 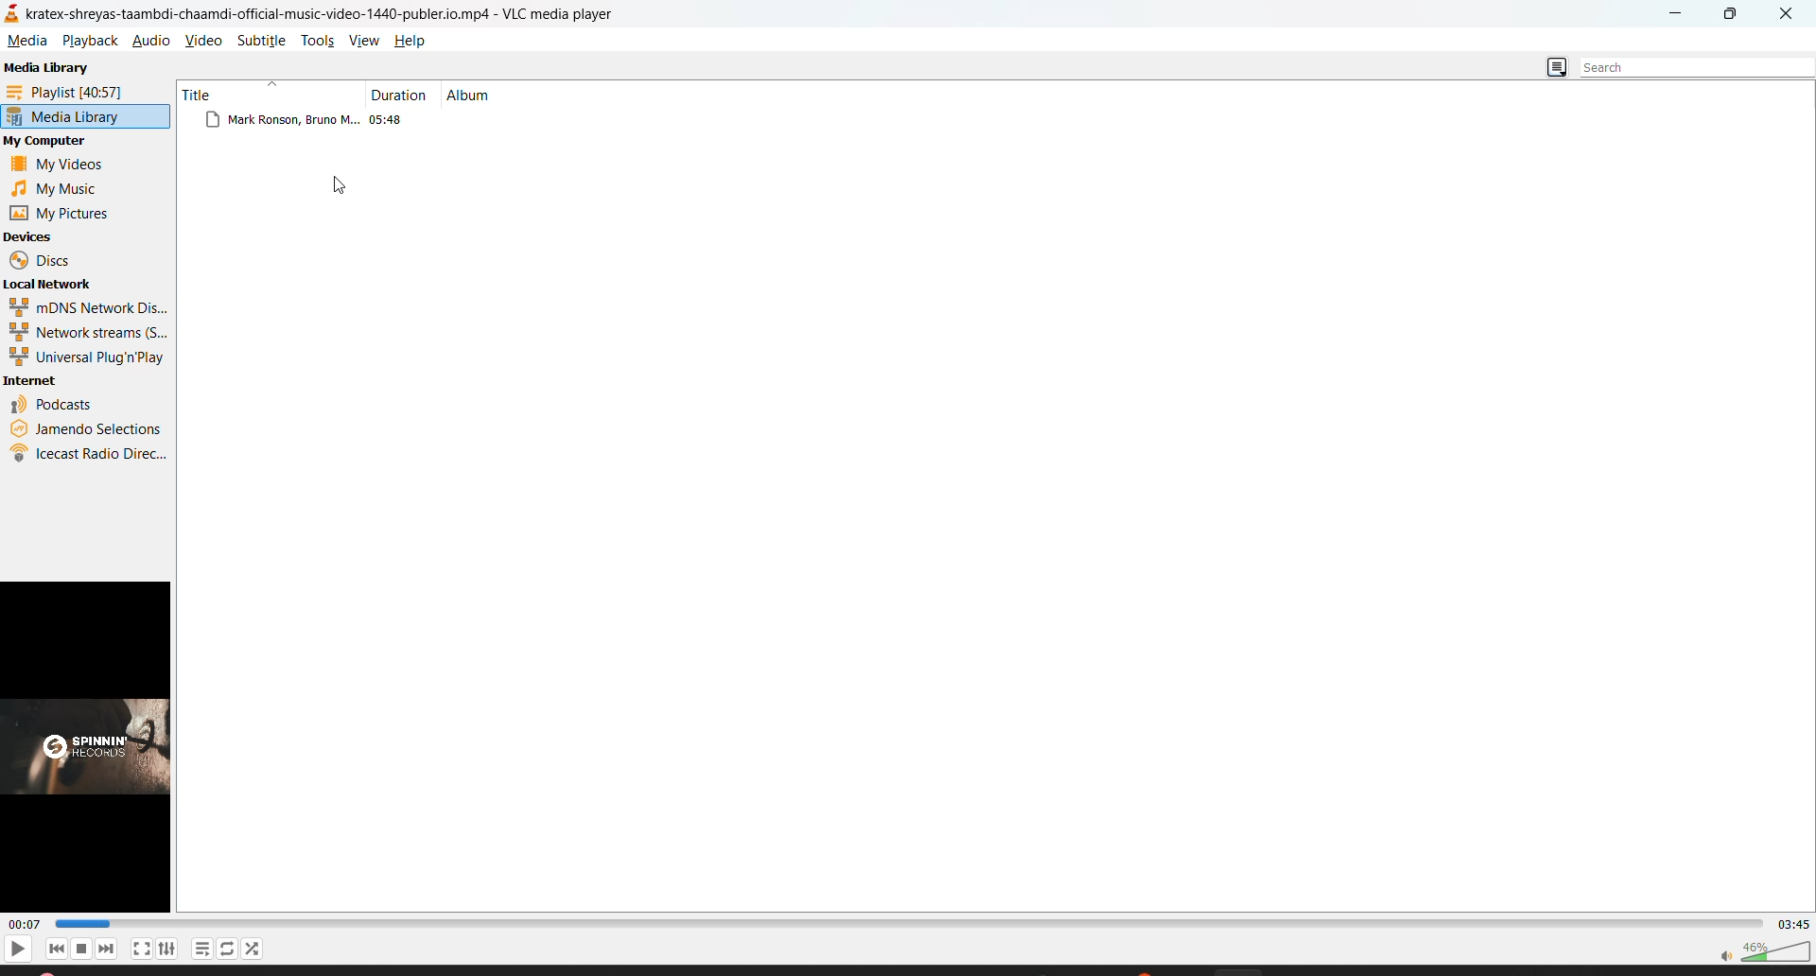 What do you see at coordinates (153, 44) in the screenshot?
I see `audio` at bounding box center [153, 44].